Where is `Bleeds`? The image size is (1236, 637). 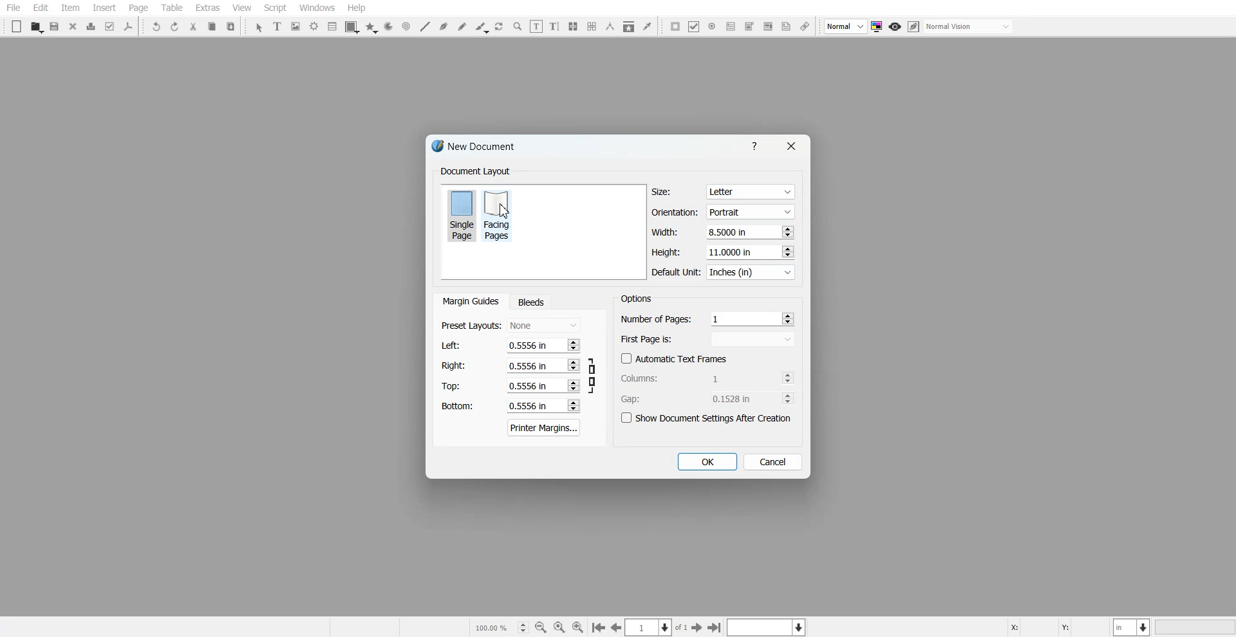
Bleeds is located at coordinates (530, 302).